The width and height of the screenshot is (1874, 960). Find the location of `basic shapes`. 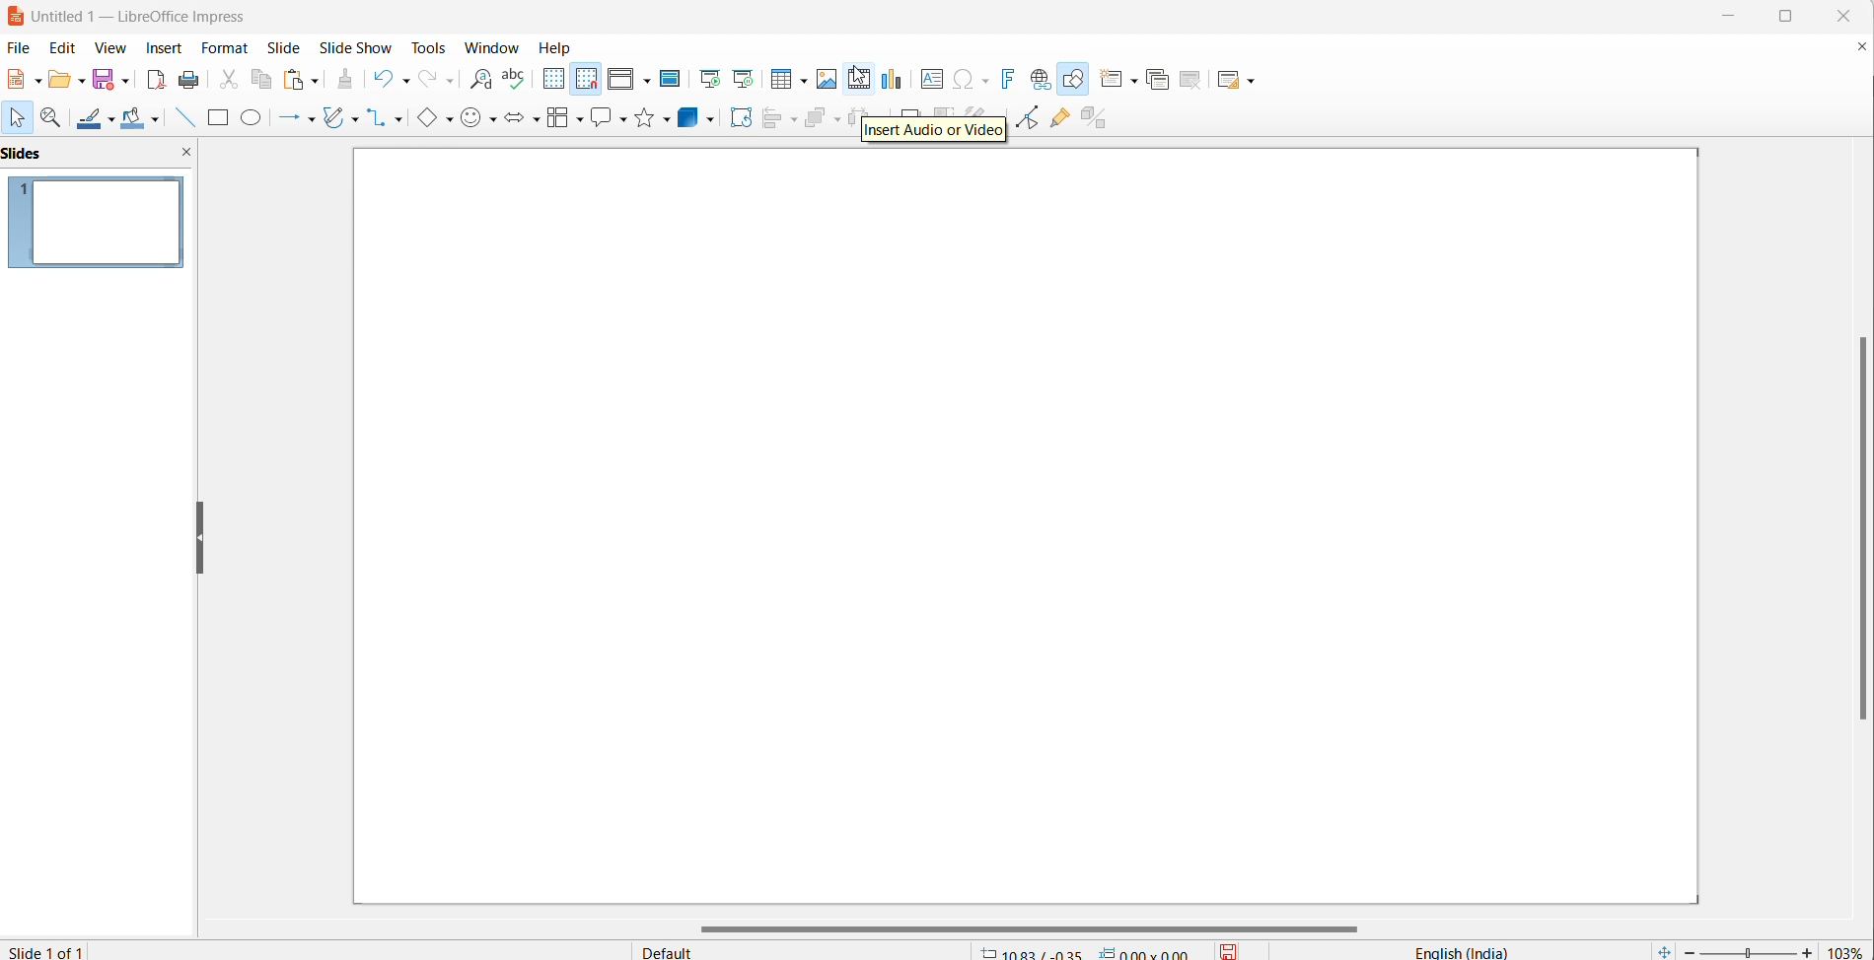

basic shapes is located at coordinates (428, 120).